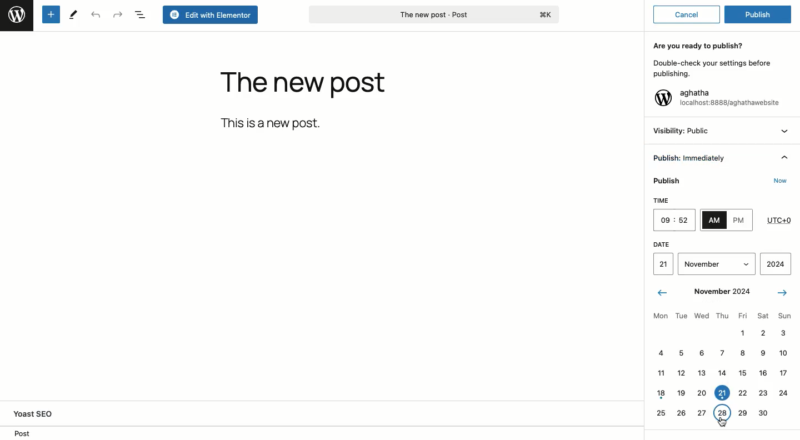 The image size is (800, 440). What do you see at coordinates (720, 316) in the screenshot?
I see `Mon Tue Wed Thu Fri Sat Sun` at bounding box center [720, 316].